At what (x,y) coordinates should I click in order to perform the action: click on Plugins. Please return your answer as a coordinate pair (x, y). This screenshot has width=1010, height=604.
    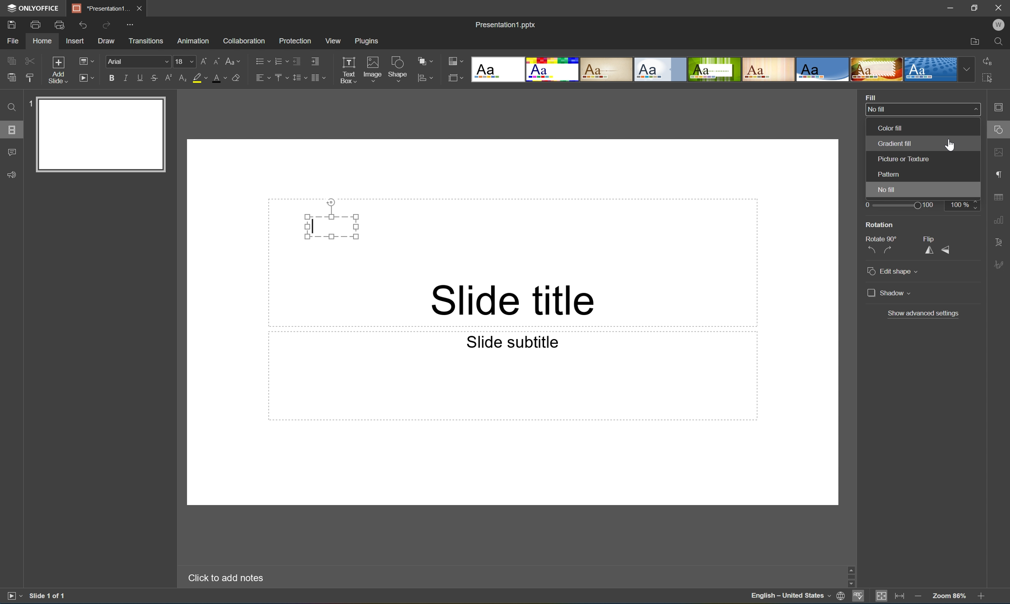
    Looking at the image, I should click on (369, 41).